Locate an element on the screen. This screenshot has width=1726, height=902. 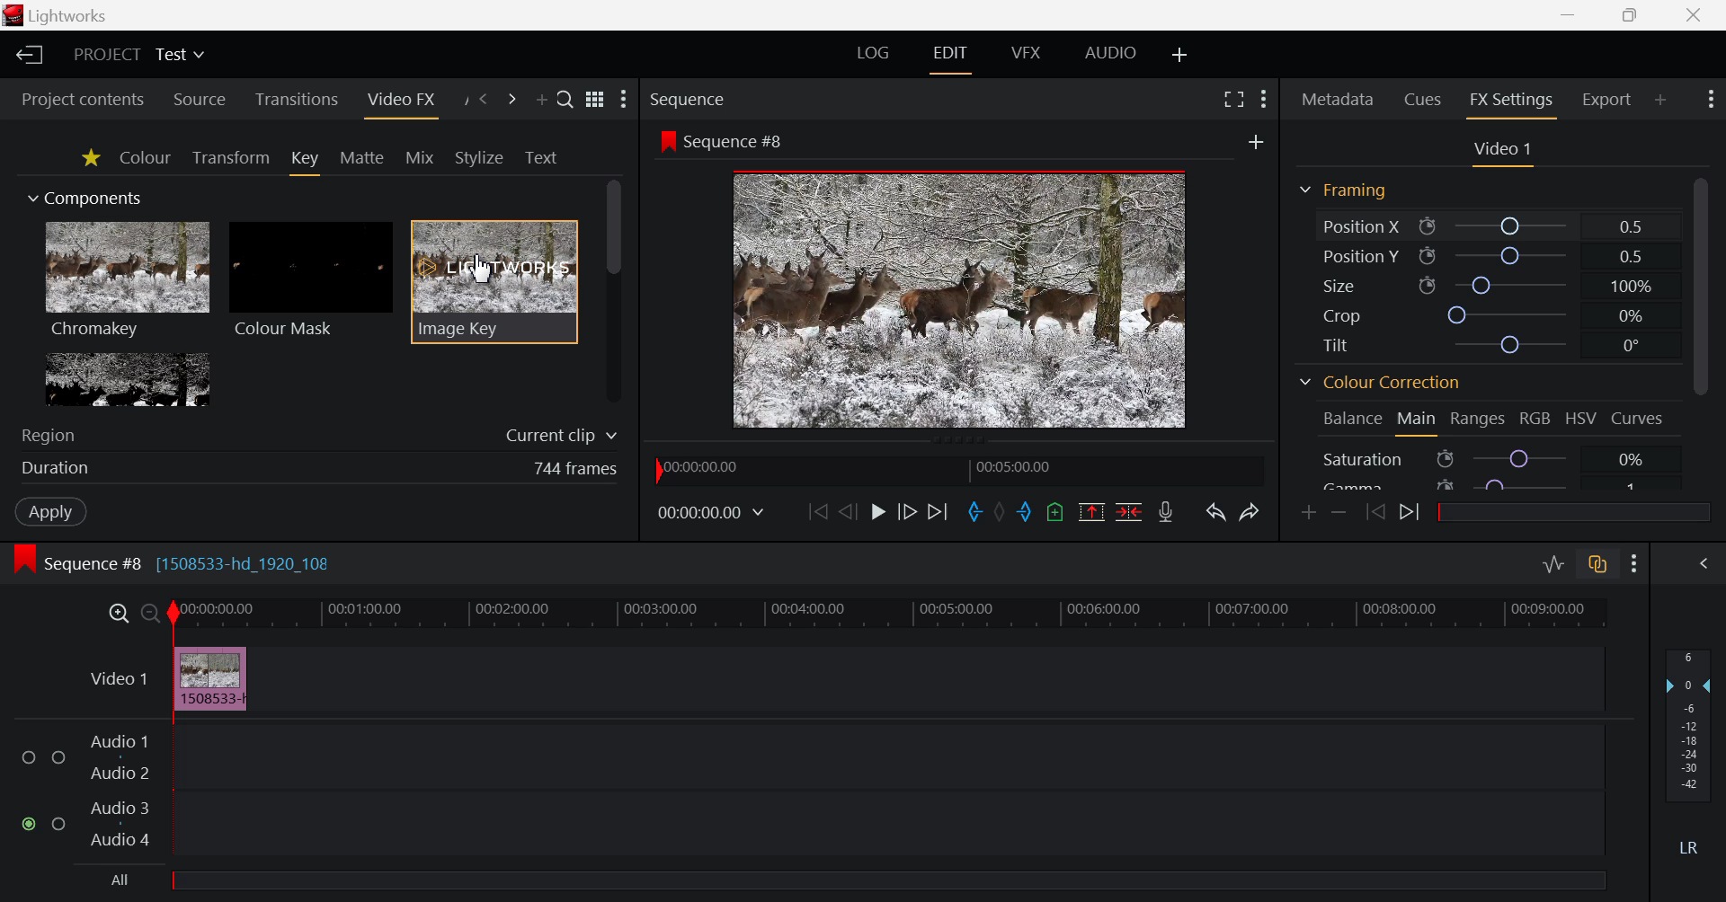
Position X is located at coordinates (1514, 226).